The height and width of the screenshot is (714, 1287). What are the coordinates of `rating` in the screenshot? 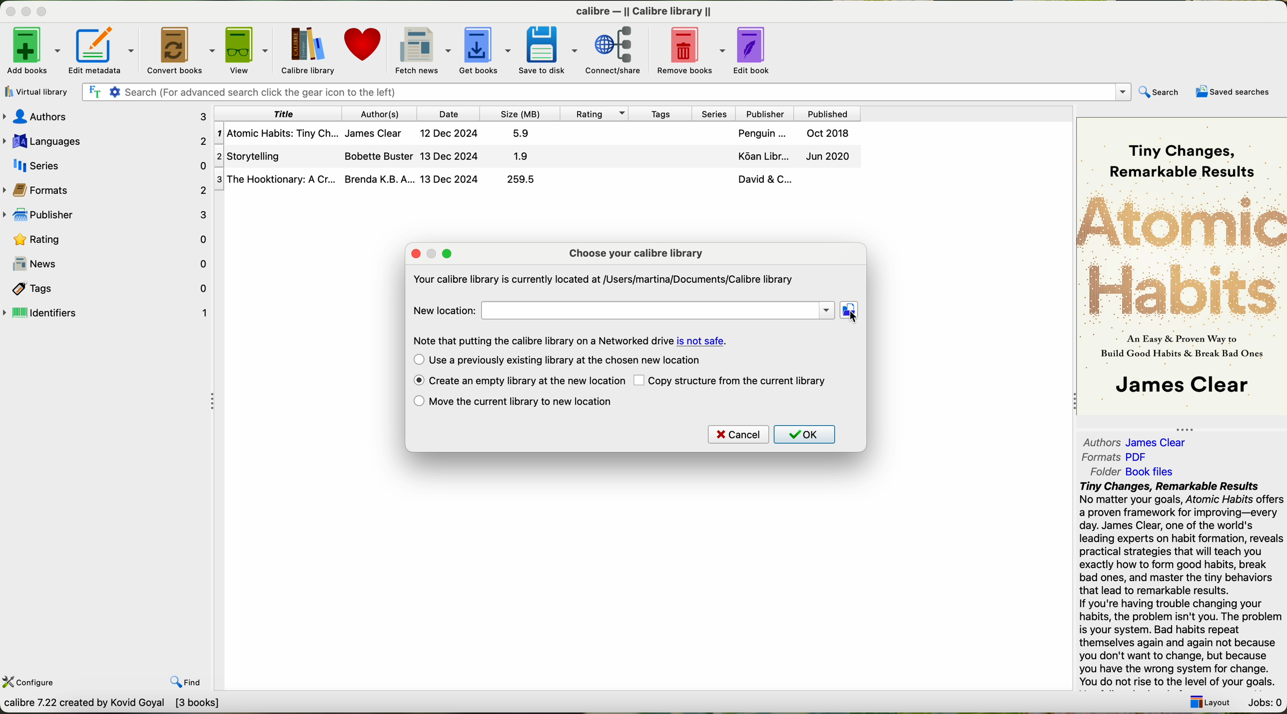 It's located at (107, 238).